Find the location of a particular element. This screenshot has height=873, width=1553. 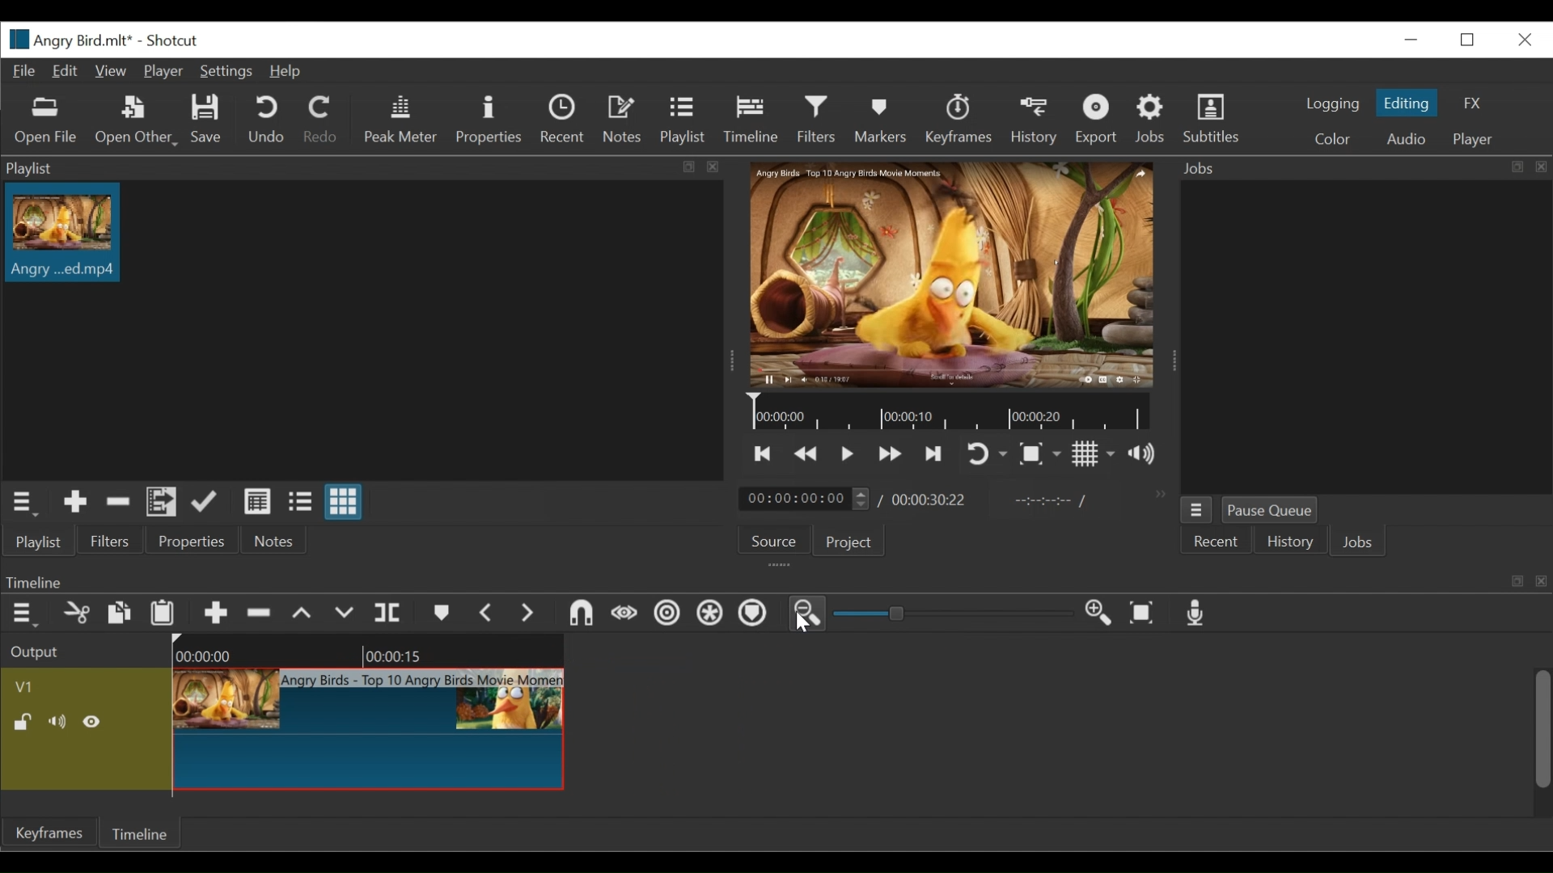

logging is located at coordinates (1333, 104).